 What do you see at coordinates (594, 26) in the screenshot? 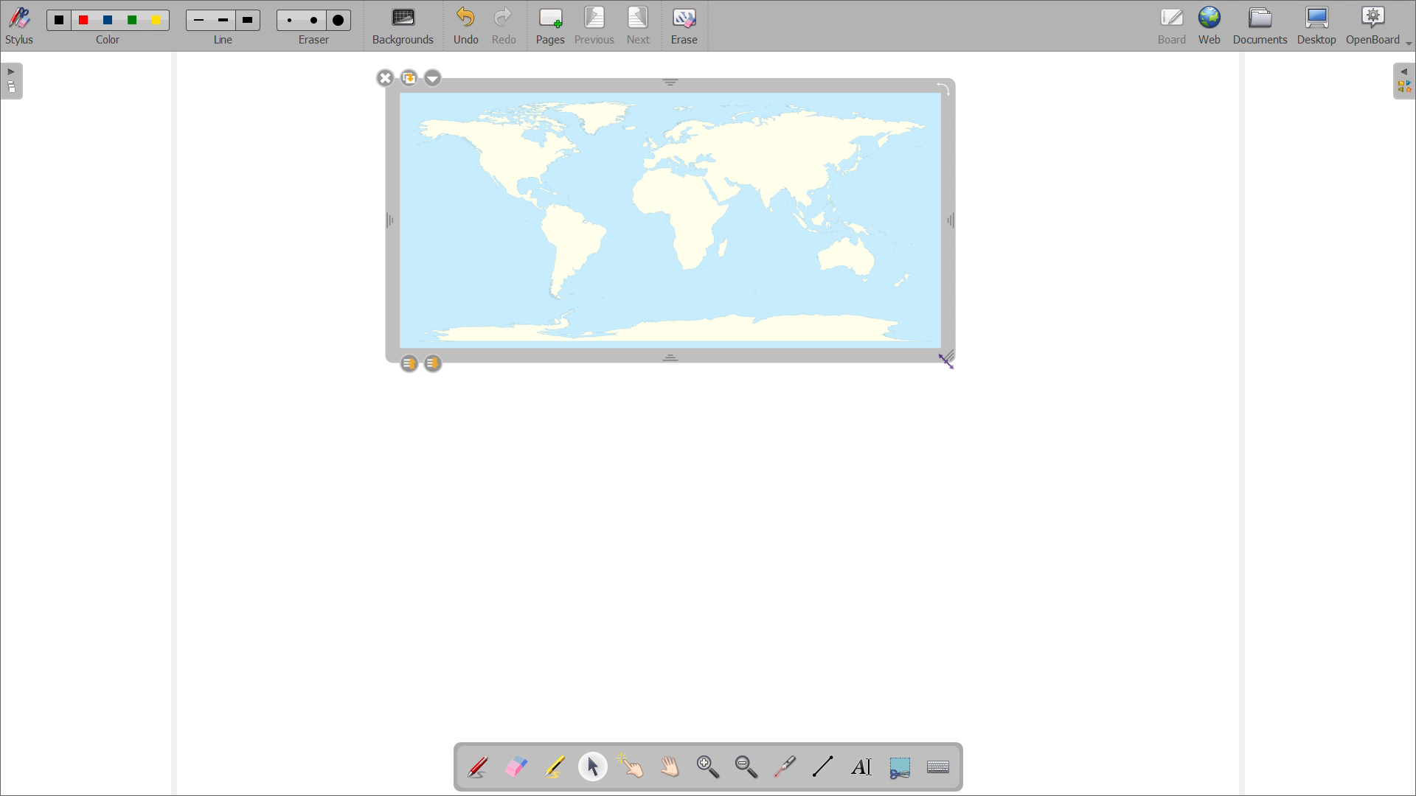
I see `previous page` at bounding box center [594, 26].